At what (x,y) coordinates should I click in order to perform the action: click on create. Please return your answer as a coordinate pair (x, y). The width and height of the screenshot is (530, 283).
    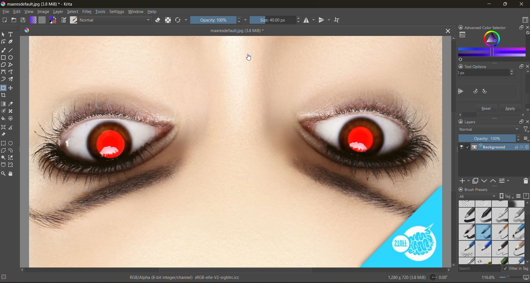
    Looking at the image, I should click on (5, 20).